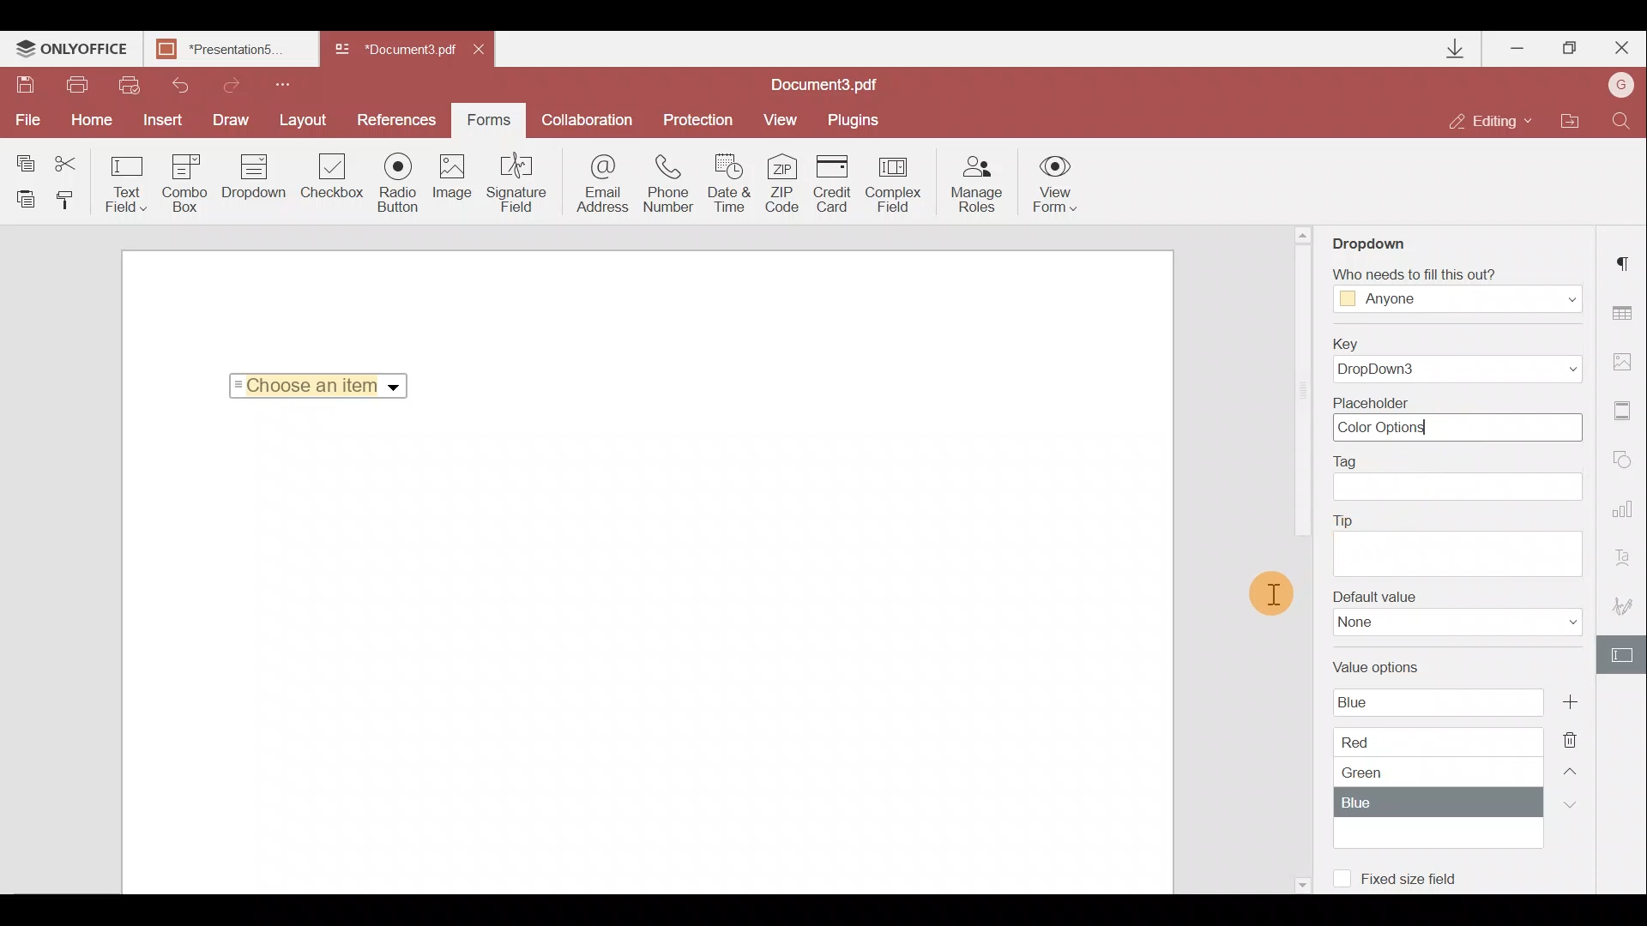 The width and height of the screenshot is (1647, 926). I want to click on Date & time, so click(733, 183).